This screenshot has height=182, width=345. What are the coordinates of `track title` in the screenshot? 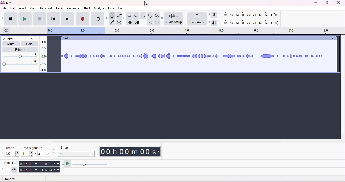 It's located at (20, 39).